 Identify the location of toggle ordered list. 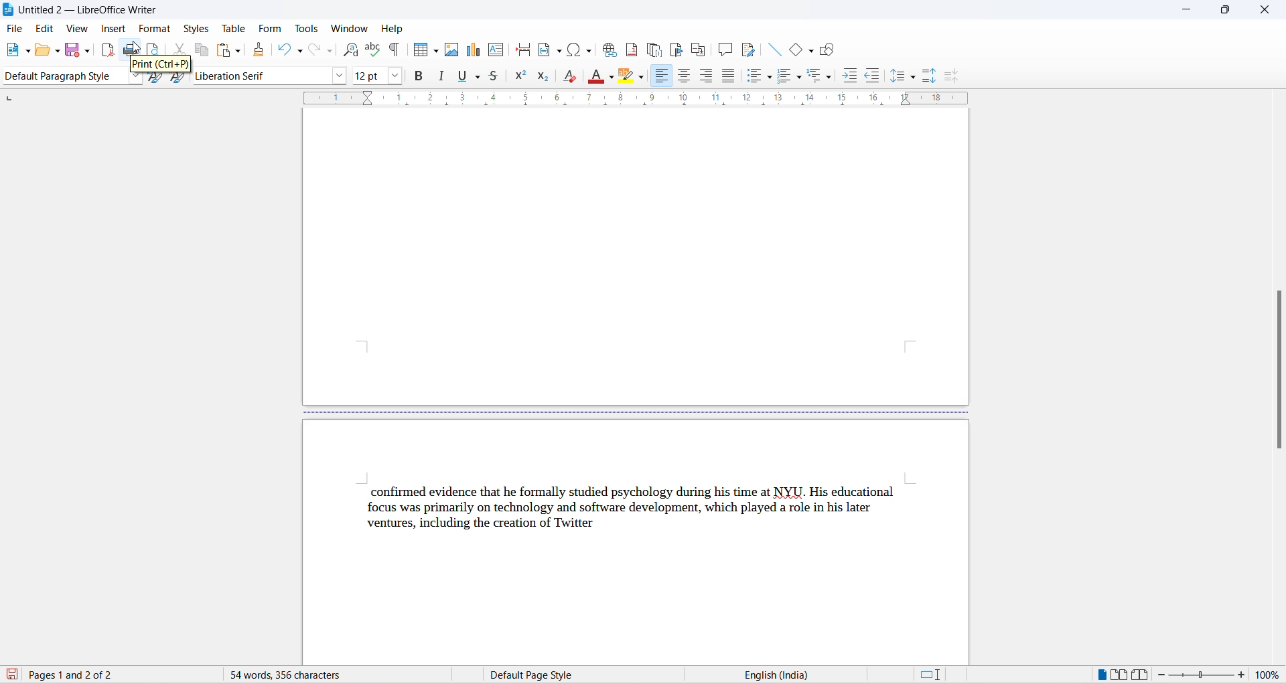
(785, 79).